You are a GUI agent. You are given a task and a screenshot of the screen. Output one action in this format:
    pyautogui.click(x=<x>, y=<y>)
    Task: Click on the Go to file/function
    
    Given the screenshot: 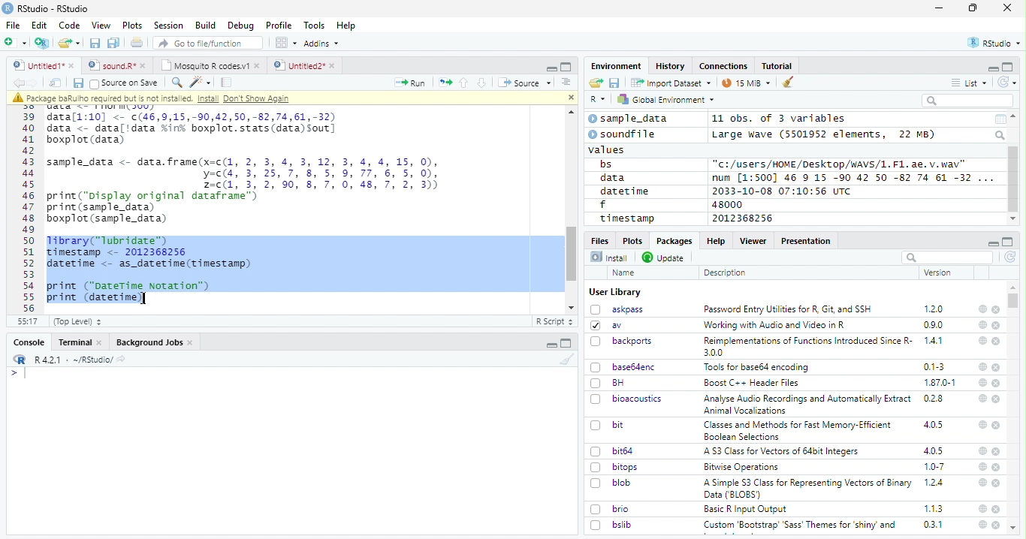 What is the action you would take?
    pyautogui.click(x=209, y=43)
    